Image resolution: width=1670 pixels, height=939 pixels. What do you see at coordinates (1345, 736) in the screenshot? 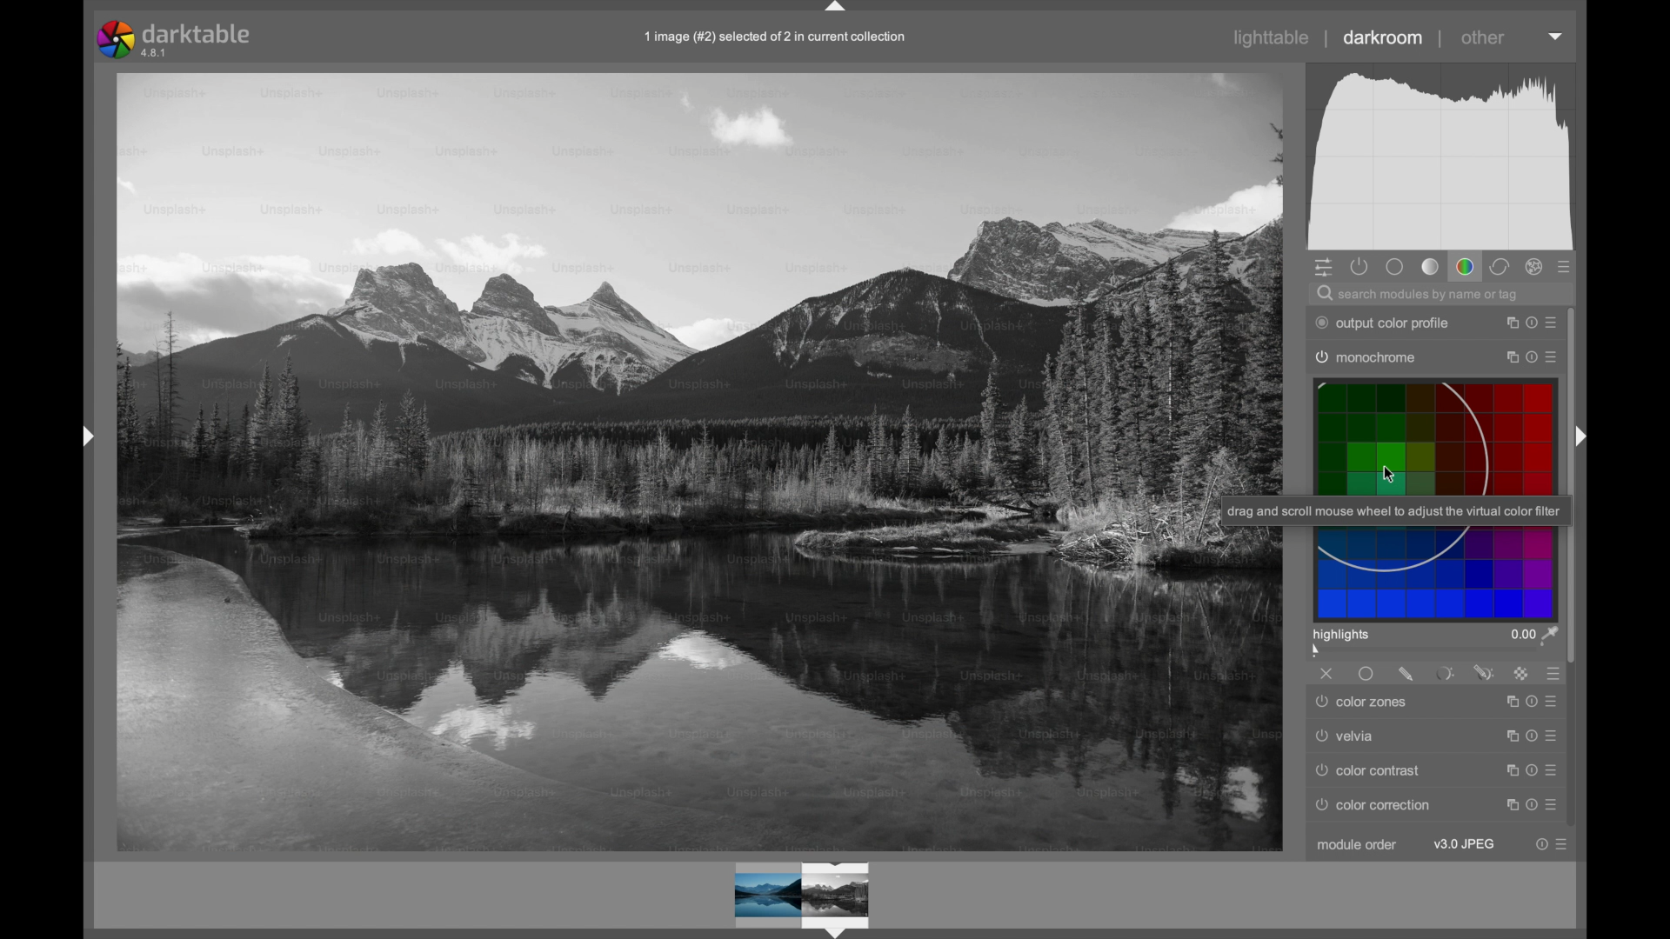
I see `velvia` at bounding box center [1345, 736].